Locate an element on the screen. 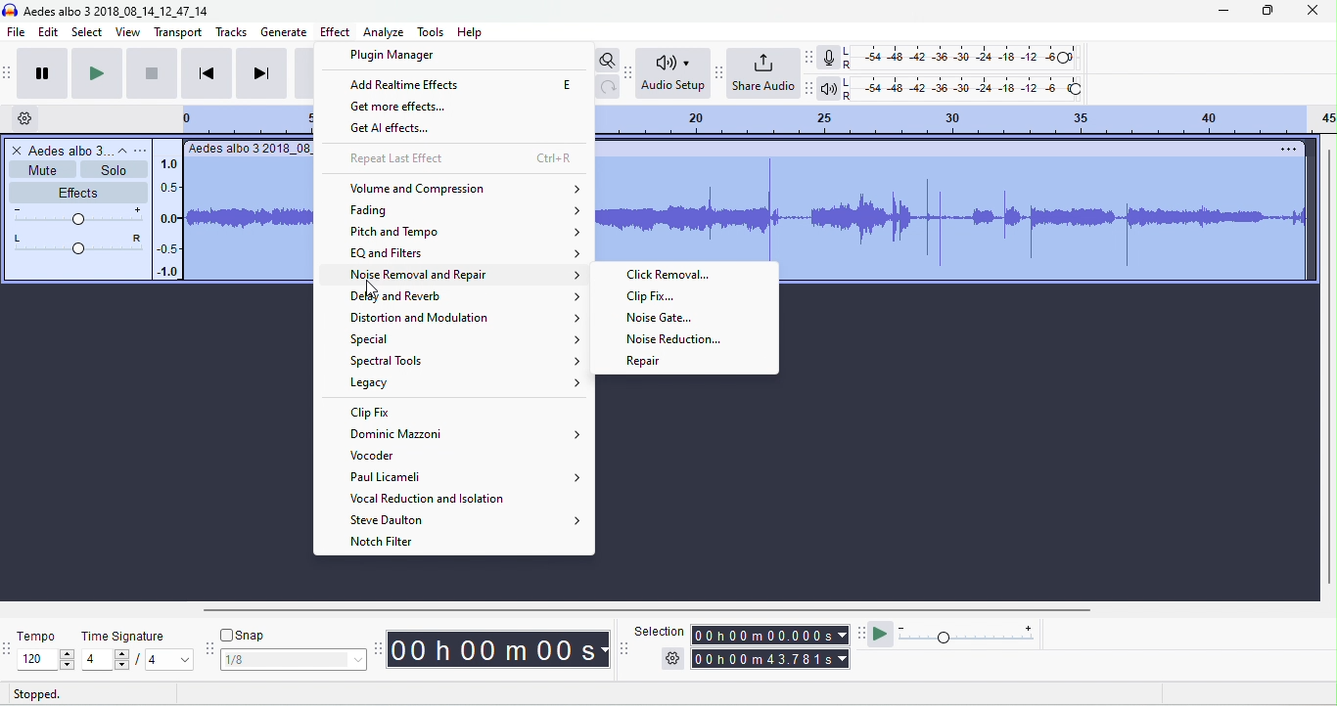  clip fix is located at coordinates (652, 296).